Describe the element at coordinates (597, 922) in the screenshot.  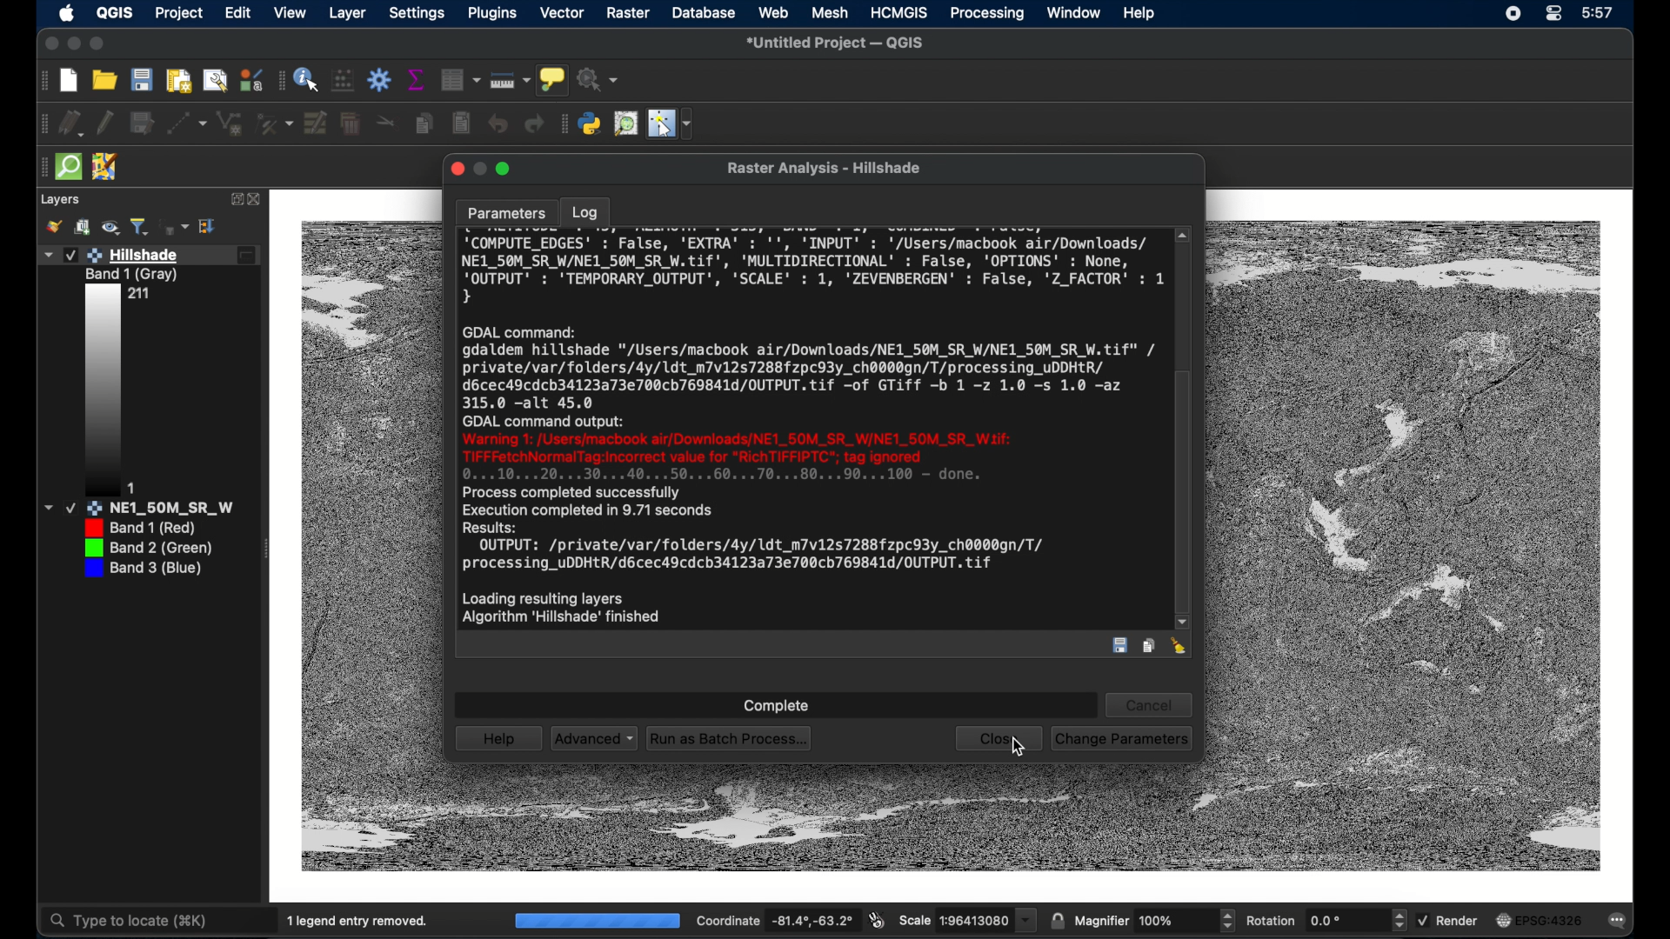
I see `100%` at that location.